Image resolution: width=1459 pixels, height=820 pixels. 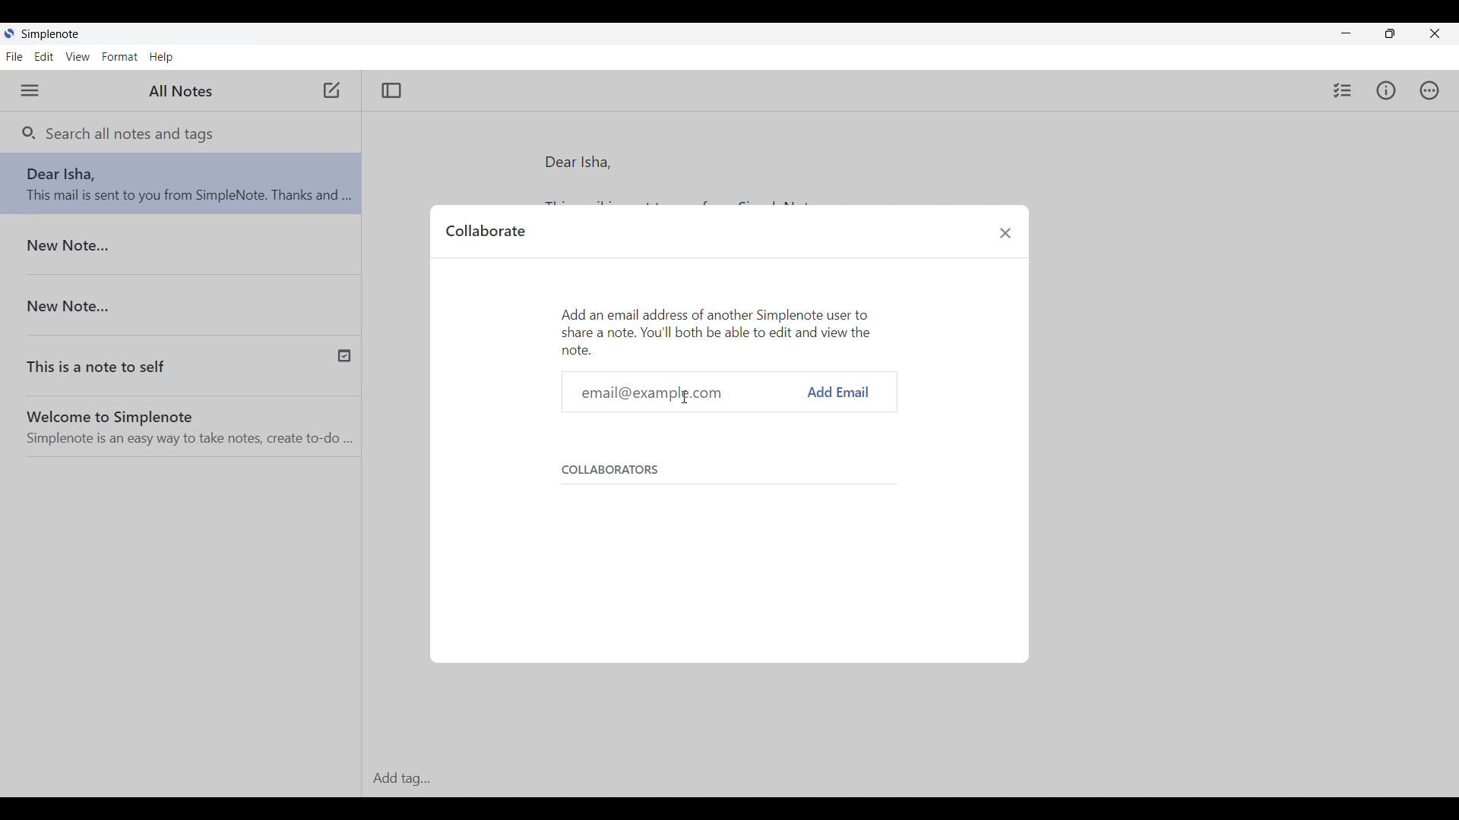 I want to click on Maximize, so click(x=1390, y=33).